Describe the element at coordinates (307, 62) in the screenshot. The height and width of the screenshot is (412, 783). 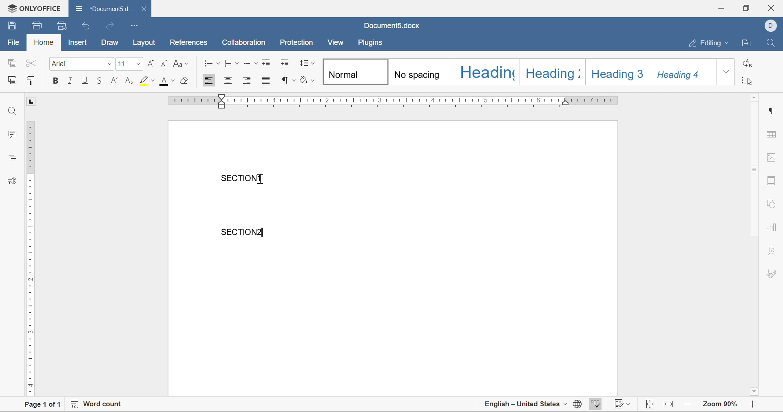
I see `line spacing` at that location.